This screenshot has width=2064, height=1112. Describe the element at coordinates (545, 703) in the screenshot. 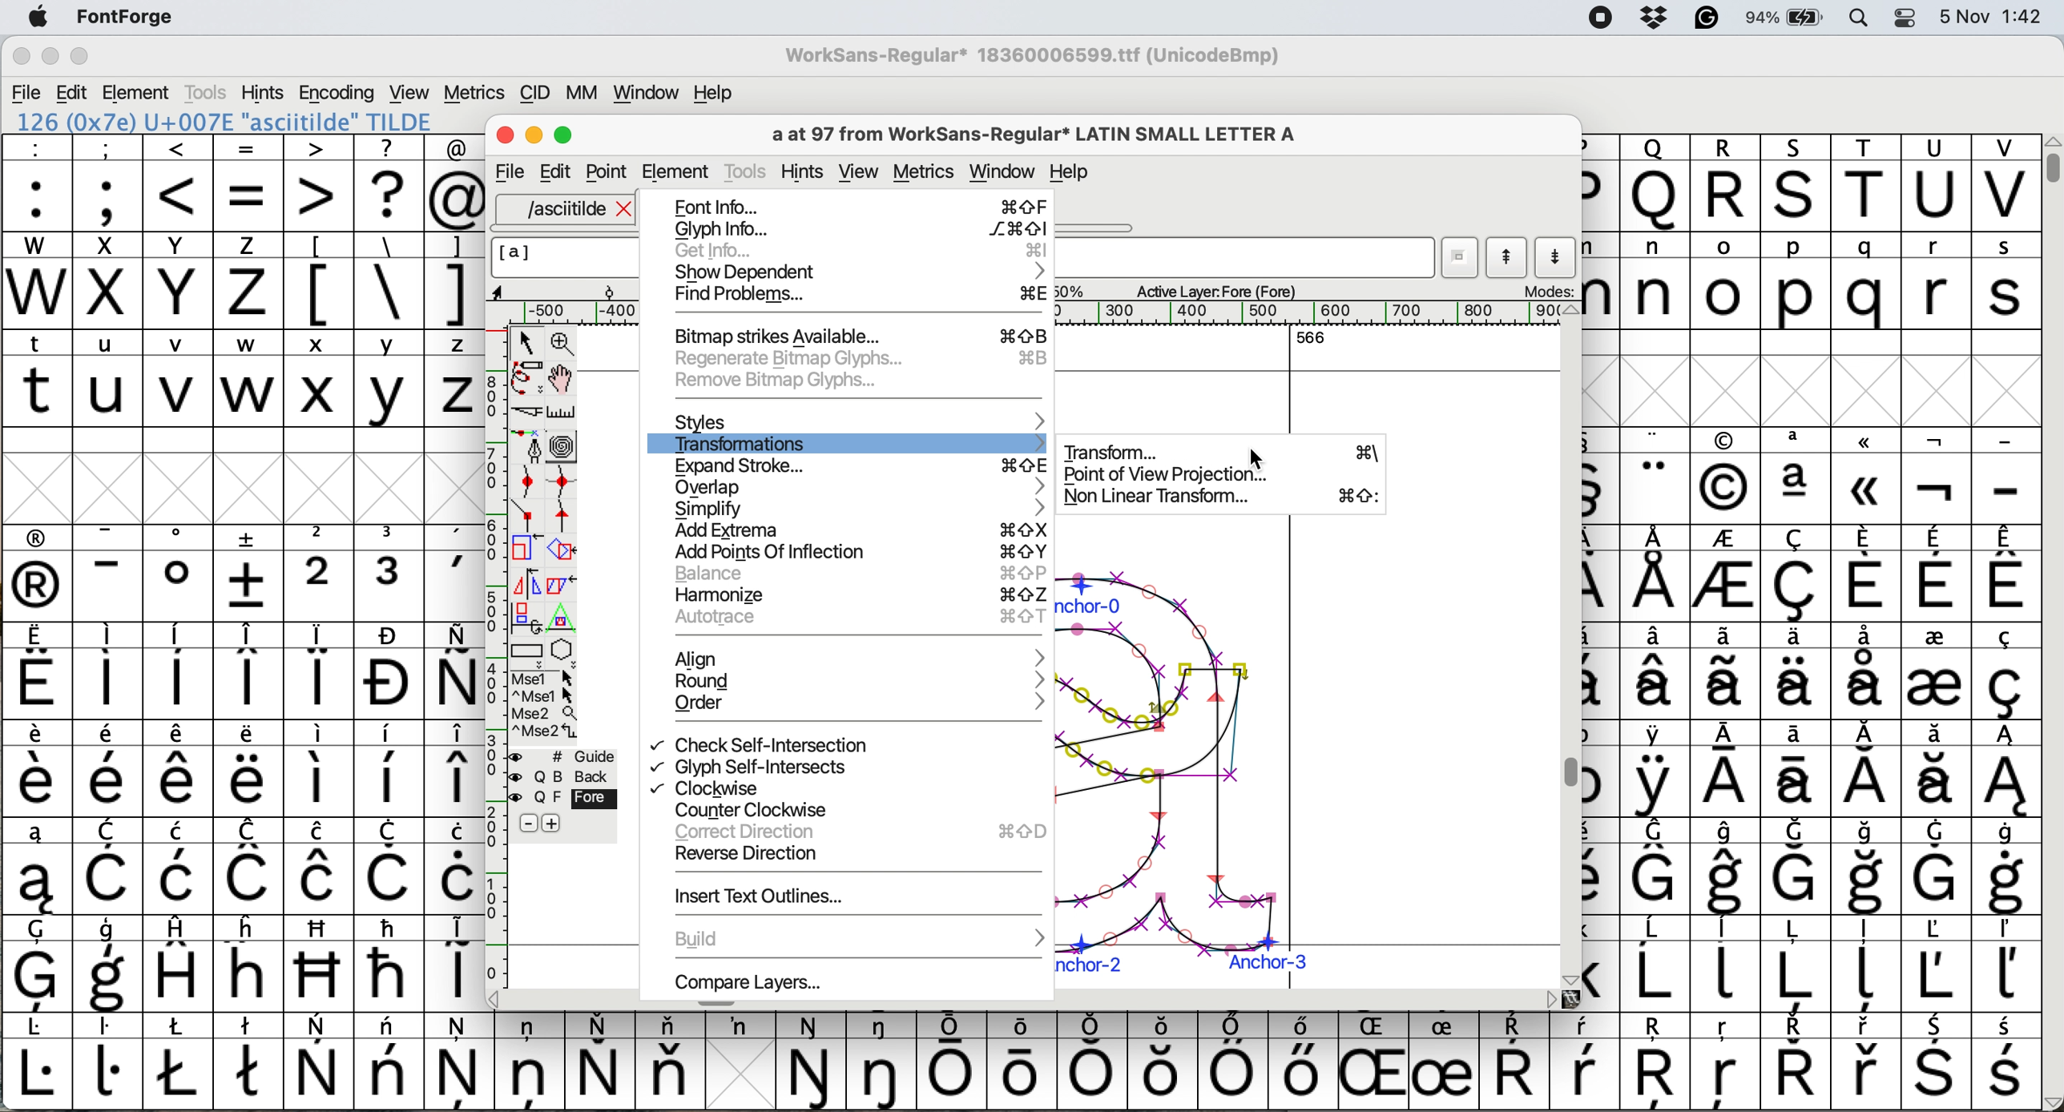

I see `more options` at that location.